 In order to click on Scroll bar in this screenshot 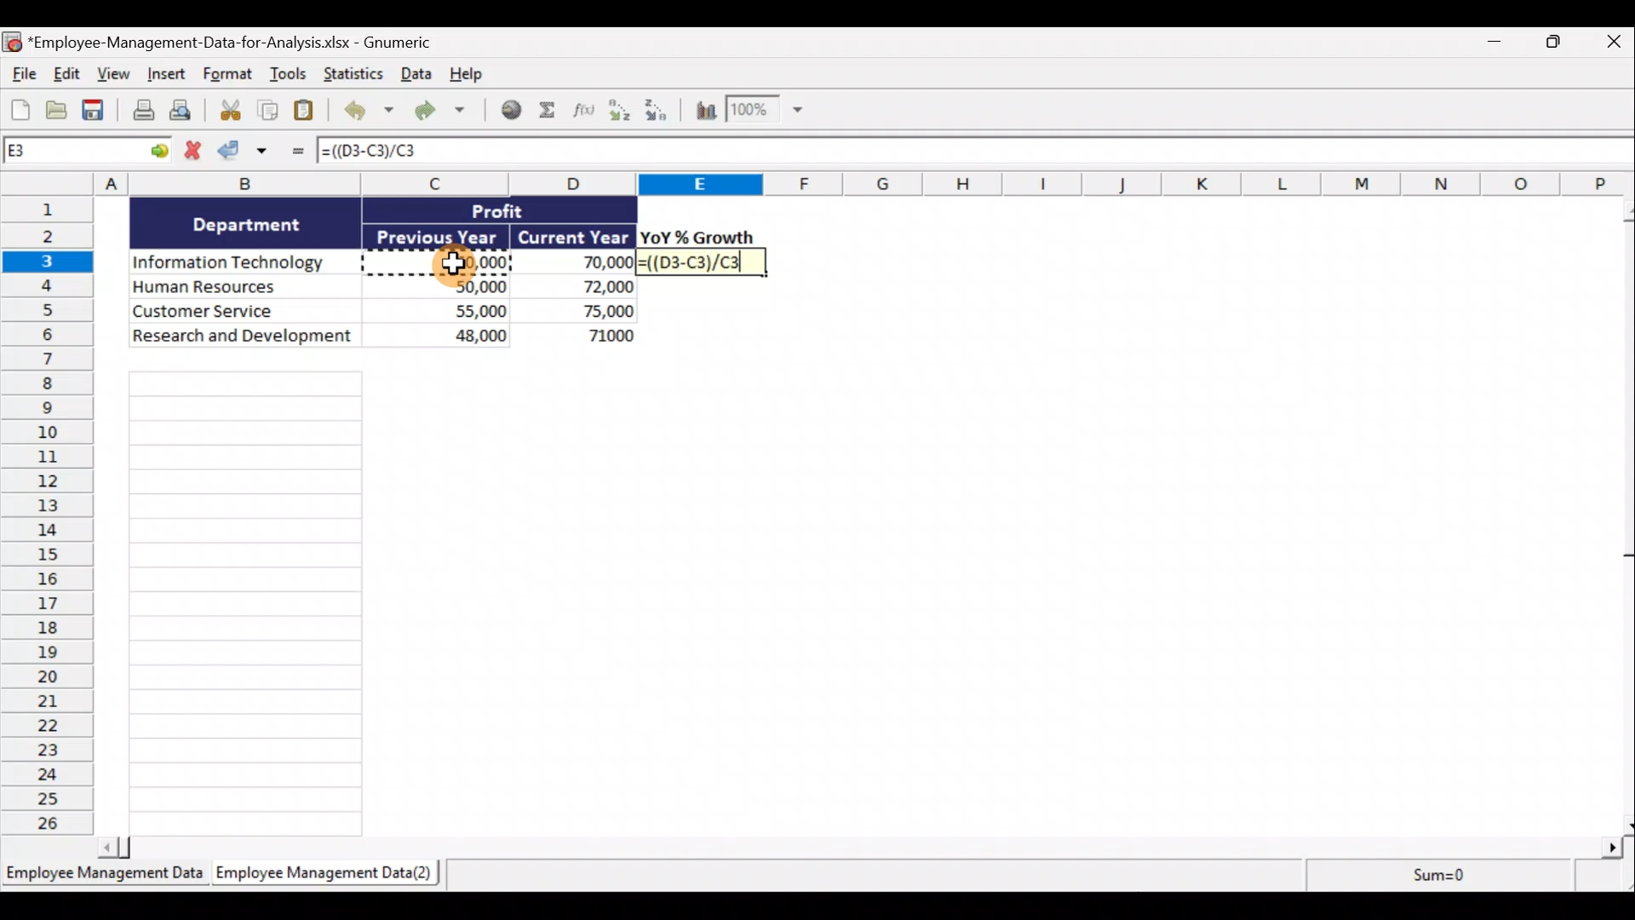, I will do `click(1625, 516)`.